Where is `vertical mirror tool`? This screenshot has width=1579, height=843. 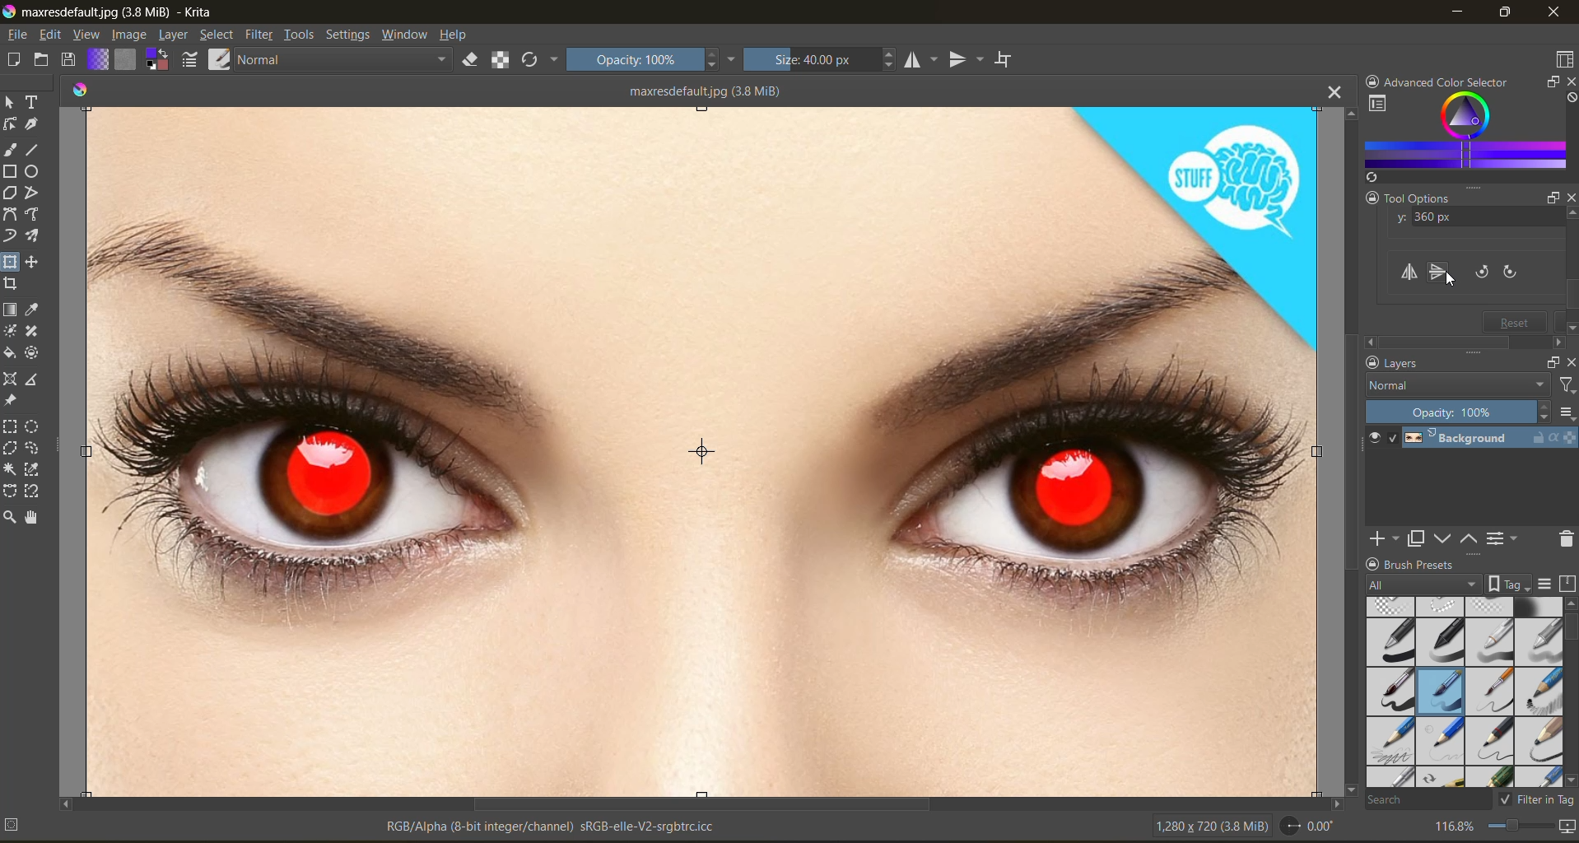 vertical mirror tool is located at coordinates (969, 61).